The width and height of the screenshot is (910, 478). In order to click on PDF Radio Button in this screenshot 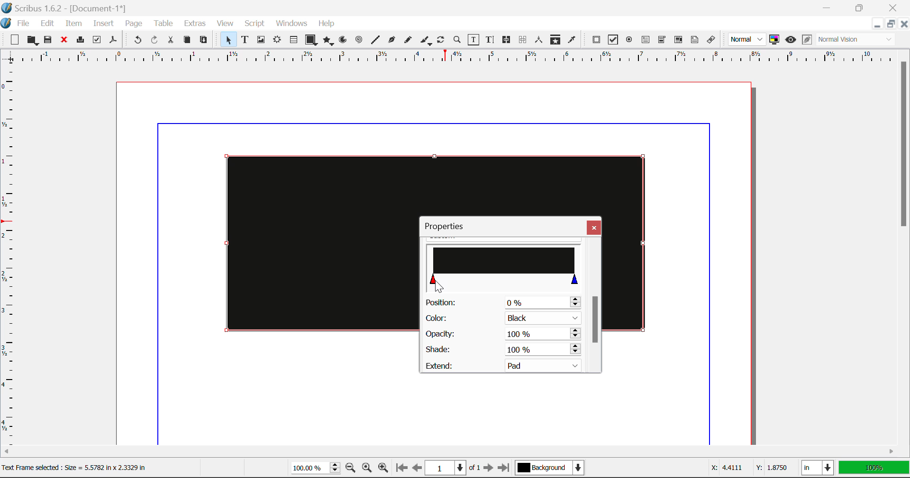, I will do `click(629, 41)`.